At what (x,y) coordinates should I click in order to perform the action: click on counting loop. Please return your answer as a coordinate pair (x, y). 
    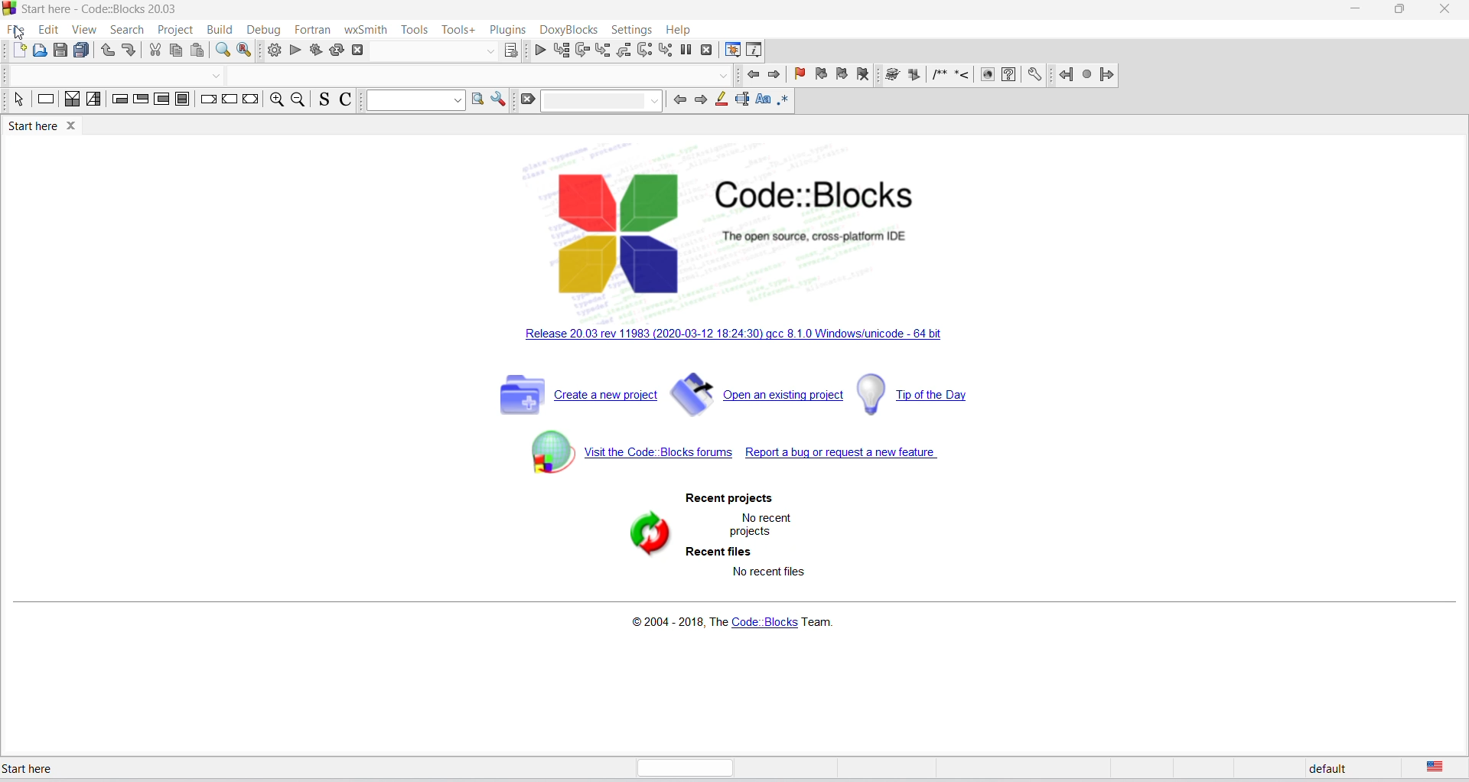
    Looking at the image, I should click on (163, 103).